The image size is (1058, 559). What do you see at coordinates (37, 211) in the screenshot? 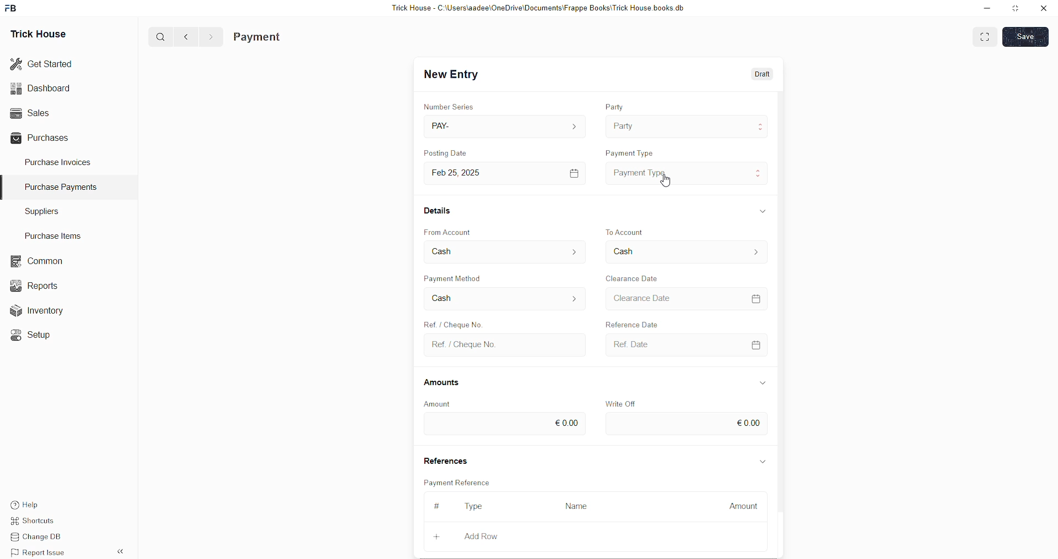
I see `Suppliers` at bounding box center [37, 211].